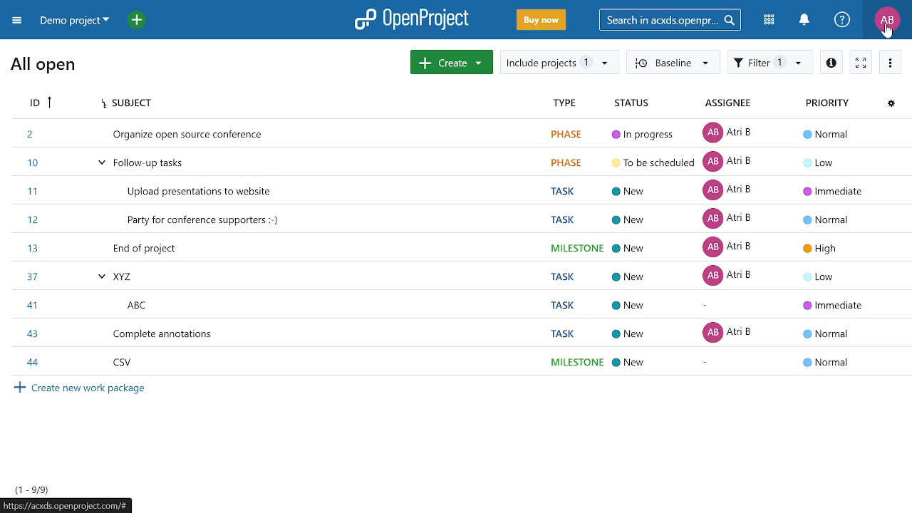  Describe the element at coordinates (892, 62) in the screenshot. I see `More actions` at that location.